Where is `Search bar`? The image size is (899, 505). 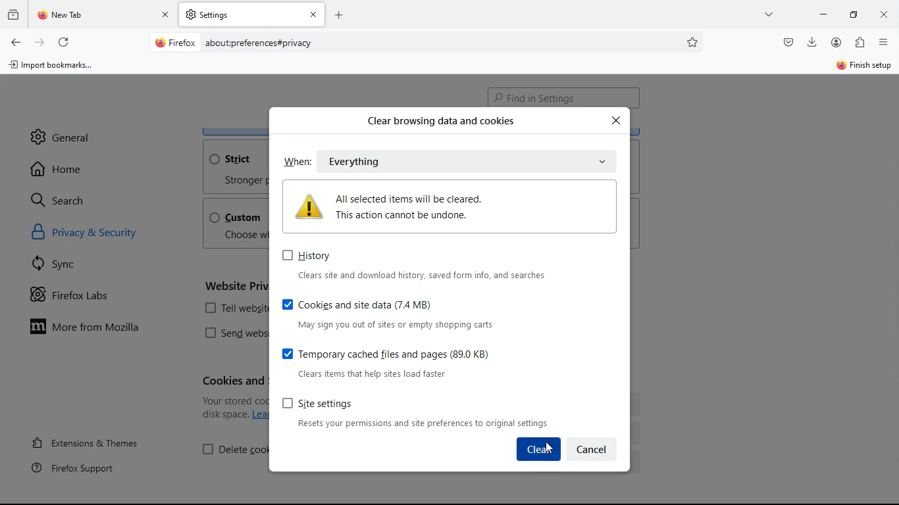
Search bar is located at coordinates (424, 43).